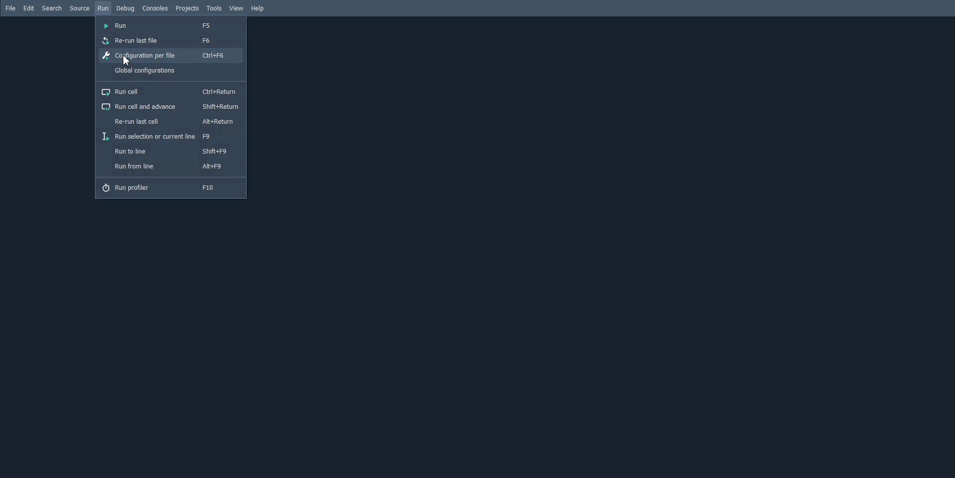 This screenshot has height=478, width=955. What do you see at coordinates (171, 166) in the screenshot?
I see `Run from line` at bounding box center [171, 166].